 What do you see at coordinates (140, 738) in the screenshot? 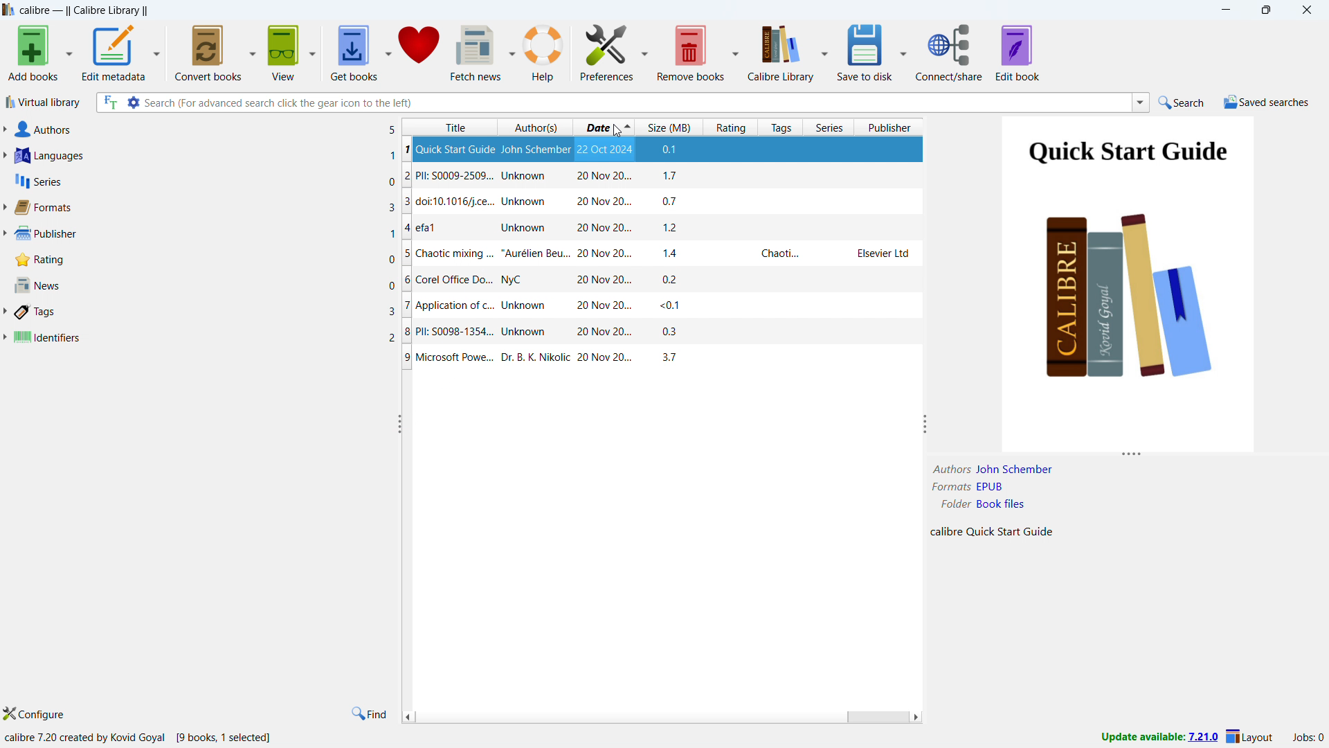
I see `calibre 7.20 created by Kovid Goyal [9 books, 1 selected]` at bounding box center [140, 738].